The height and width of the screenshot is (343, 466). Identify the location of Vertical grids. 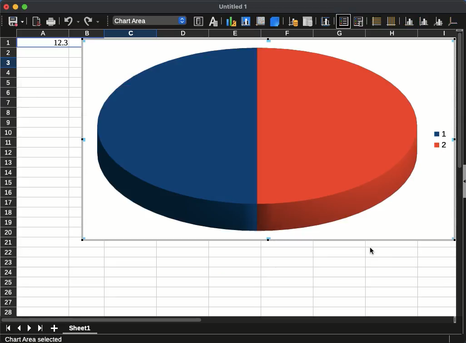
(392, 21).